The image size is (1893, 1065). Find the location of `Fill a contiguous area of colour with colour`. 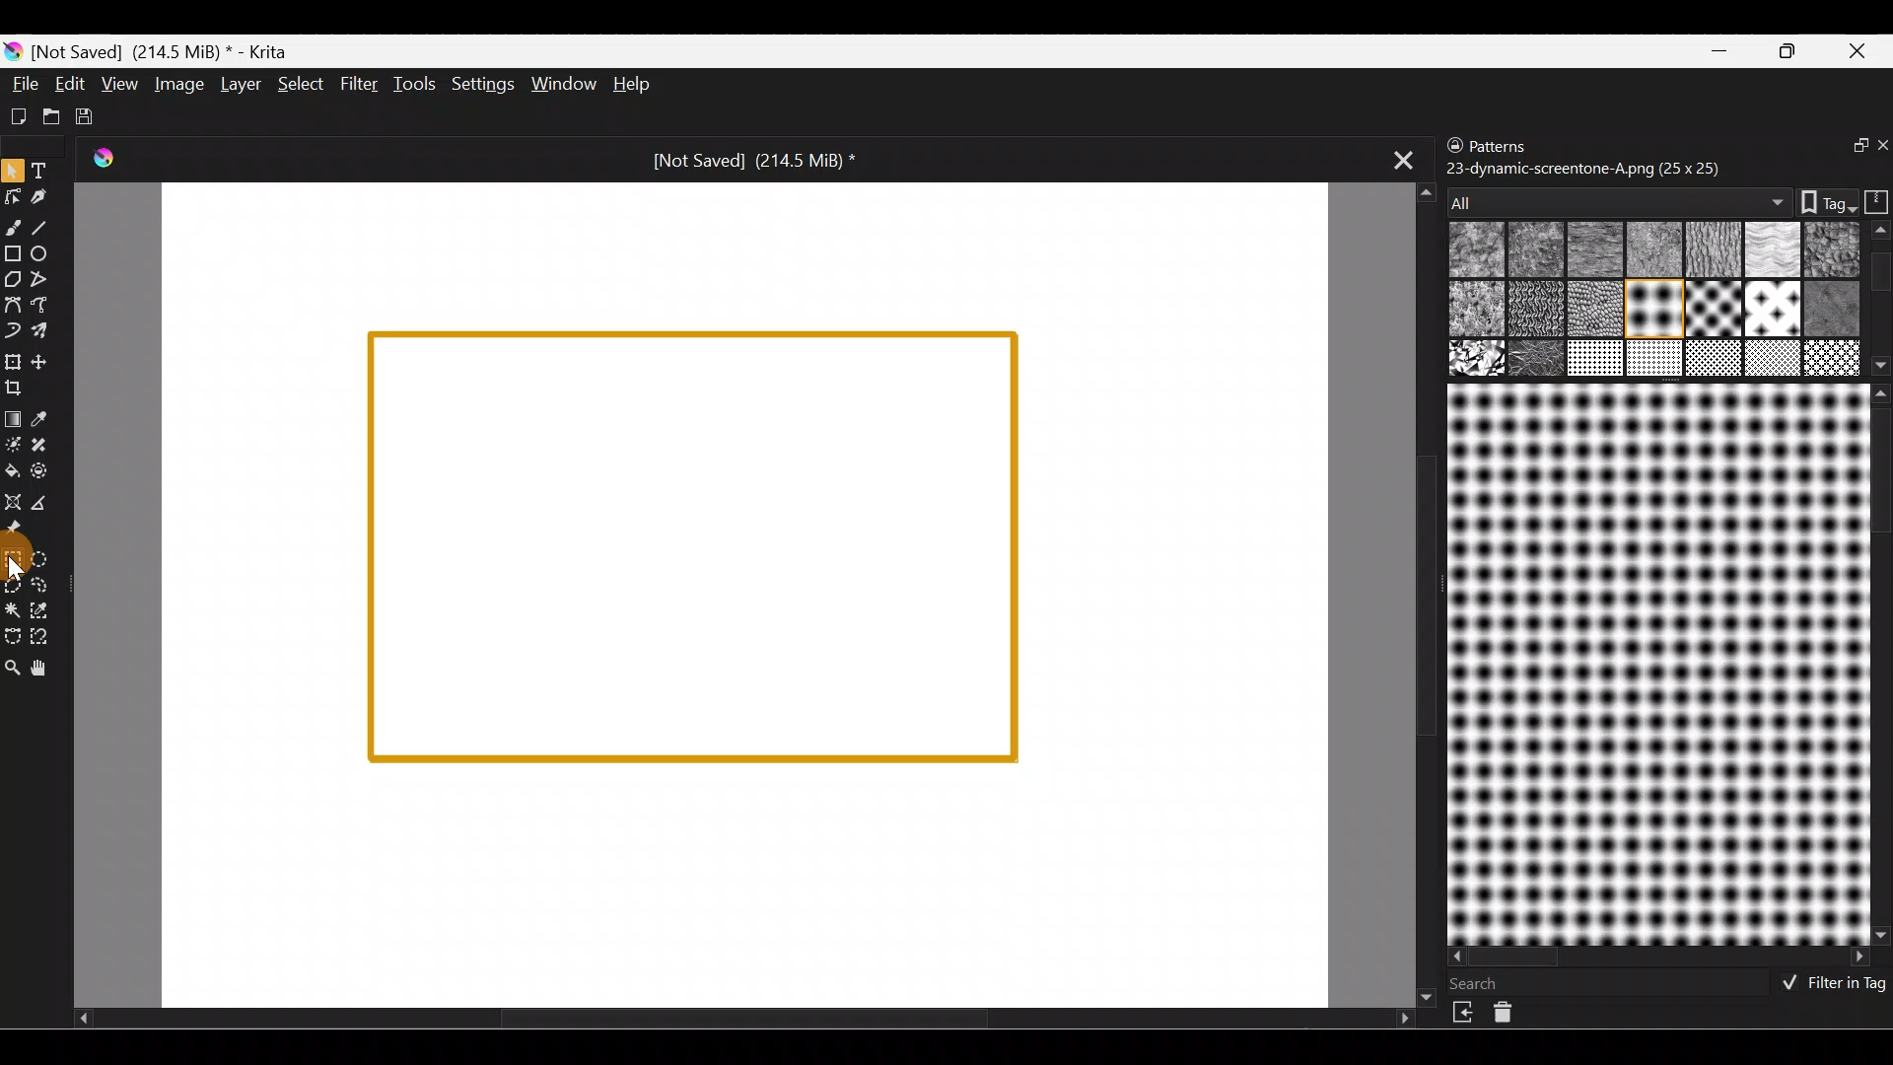

Fill a contiguous area of colour with colour is located at coordinates (13, 470).